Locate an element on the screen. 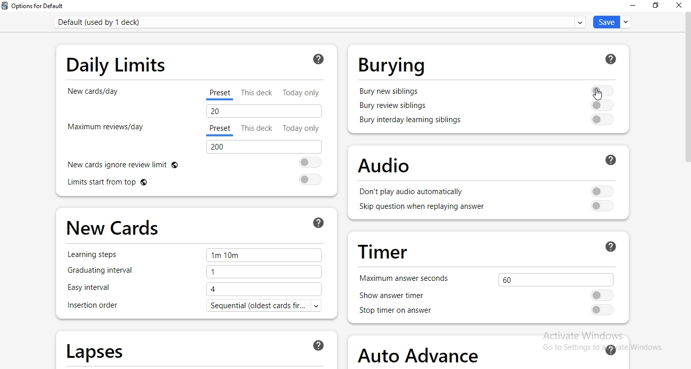 The height and width of the screenshot is (369, 691). ask is located at coordinates (320, 222).